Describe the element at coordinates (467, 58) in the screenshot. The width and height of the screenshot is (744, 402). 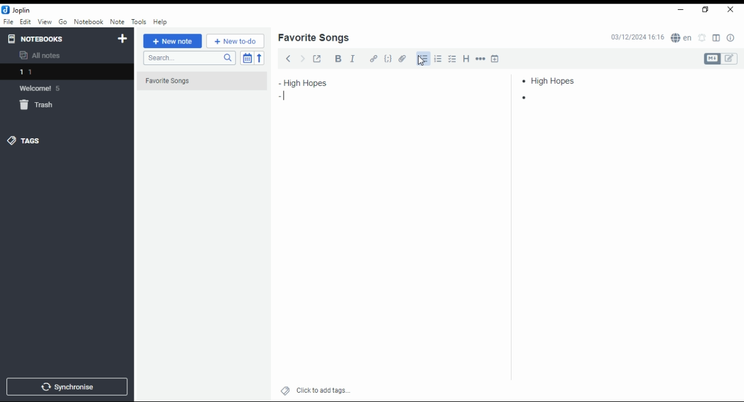
I see `heading` at that location.